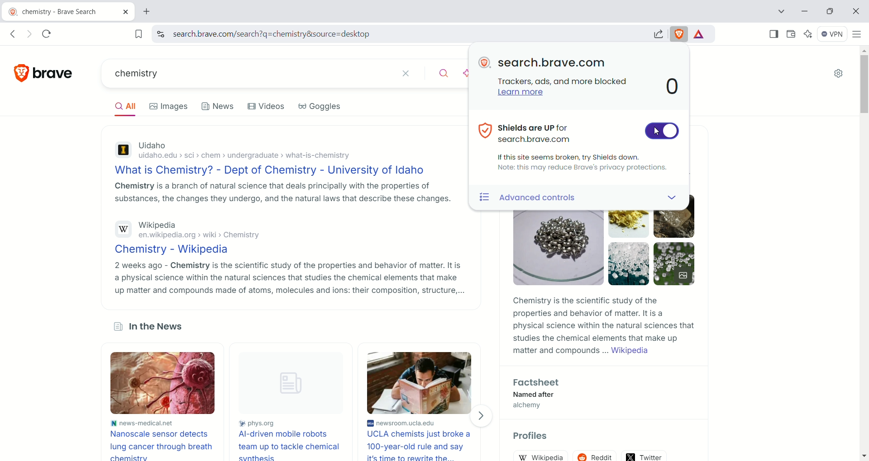 Image resolution: width=869 pixels, height=461 pixels. What do you see at coordinates (219, 105) in the screenshot?
I see `News` at bounding box center [219, 105].